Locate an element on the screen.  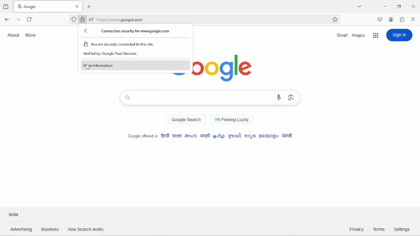
Connection security for www.google.com is located at coordinates (137, 31).